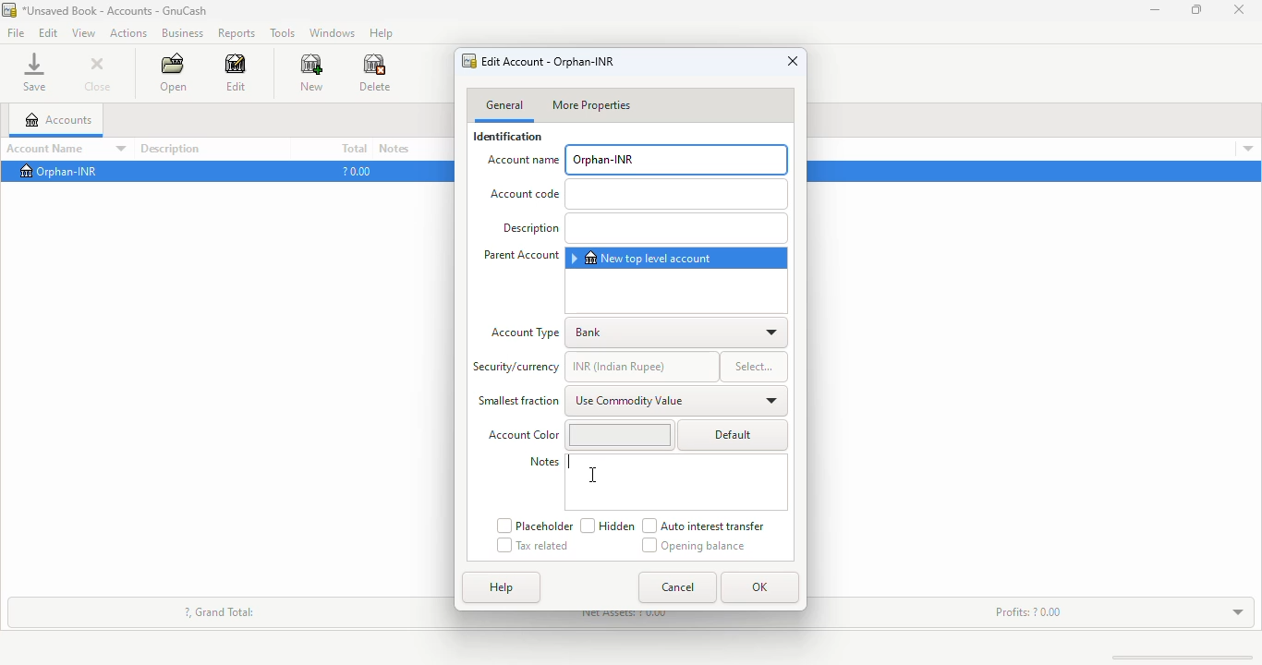  I want to click on delete, so click(375, 72).